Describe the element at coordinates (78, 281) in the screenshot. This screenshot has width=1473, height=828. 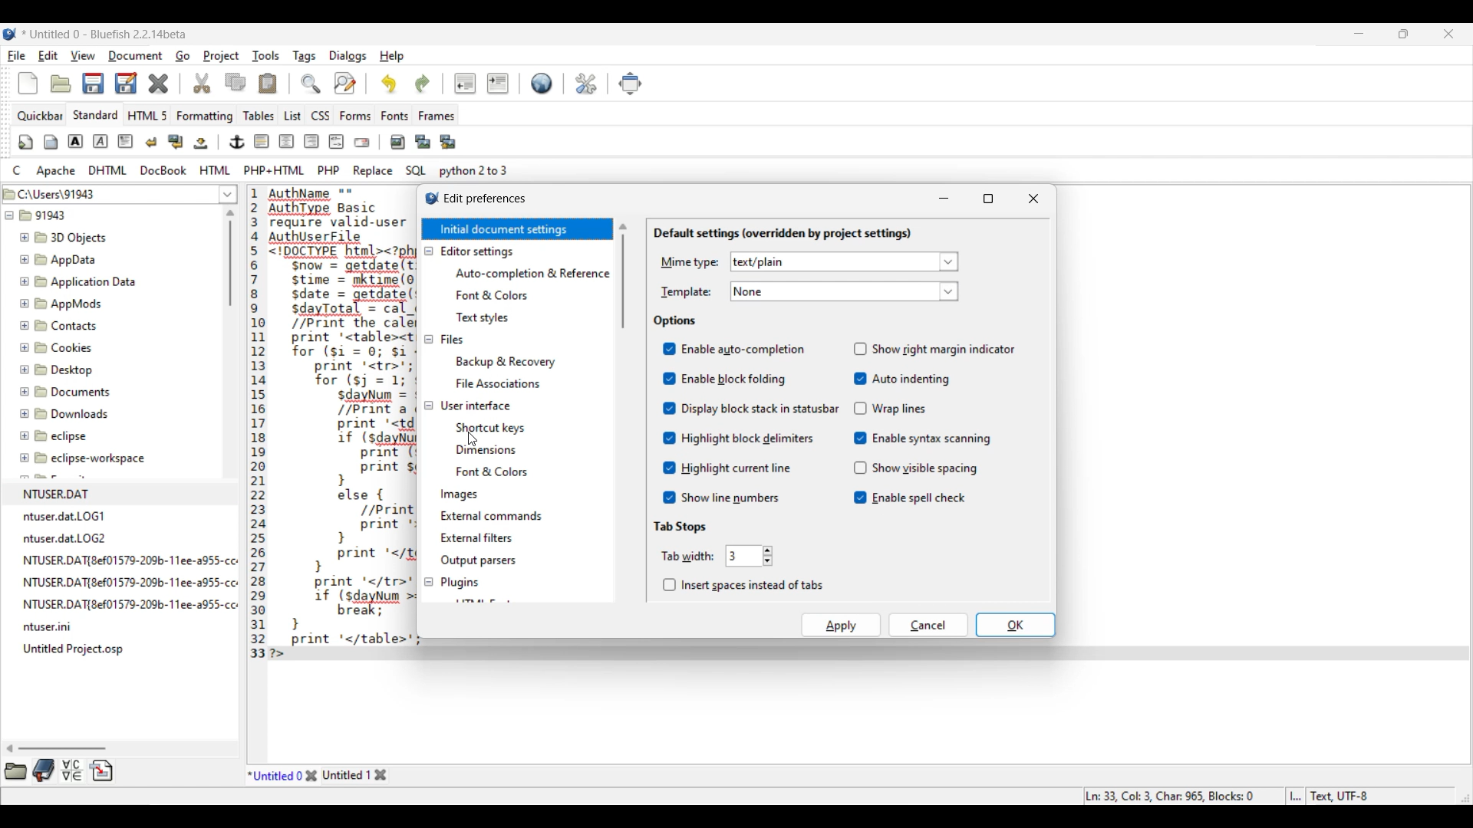
I see `Application Data` at that location.